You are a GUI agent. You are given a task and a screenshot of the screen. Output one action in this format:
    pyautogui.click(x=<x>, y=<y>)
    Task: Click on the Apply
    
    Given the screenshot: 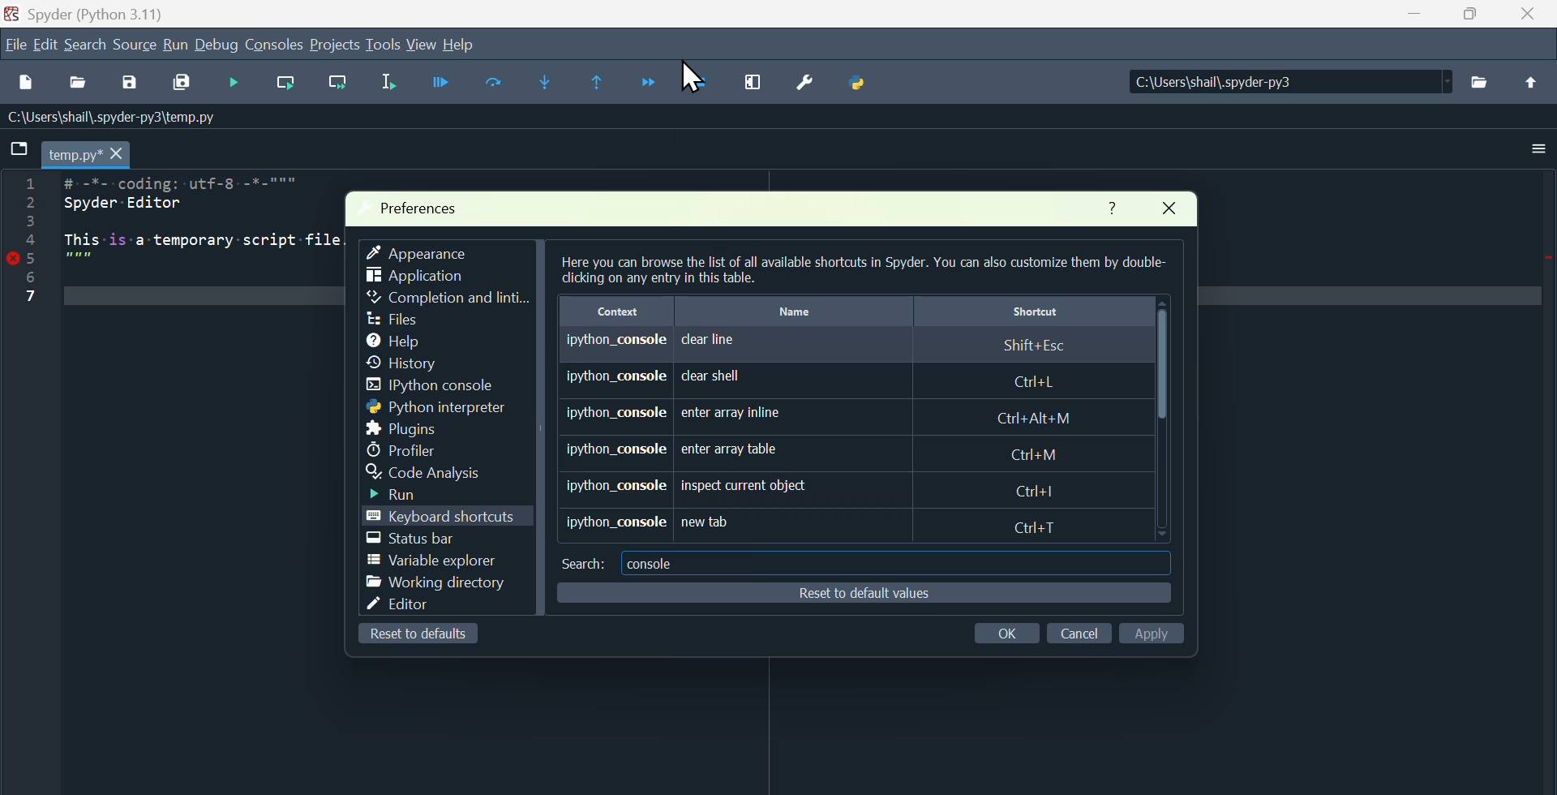 What is the action you would take?
    pyautogui.click(x=1152, y=630)
    